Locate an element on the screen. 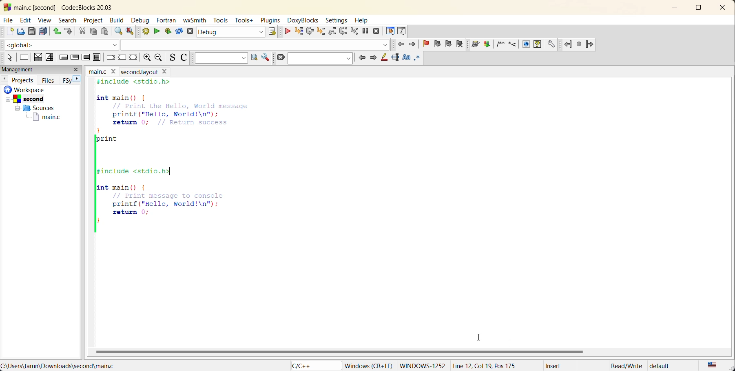 Image resolution: width=735 pixels, height=371 pixels. abort is located at coordinates (192, 31).